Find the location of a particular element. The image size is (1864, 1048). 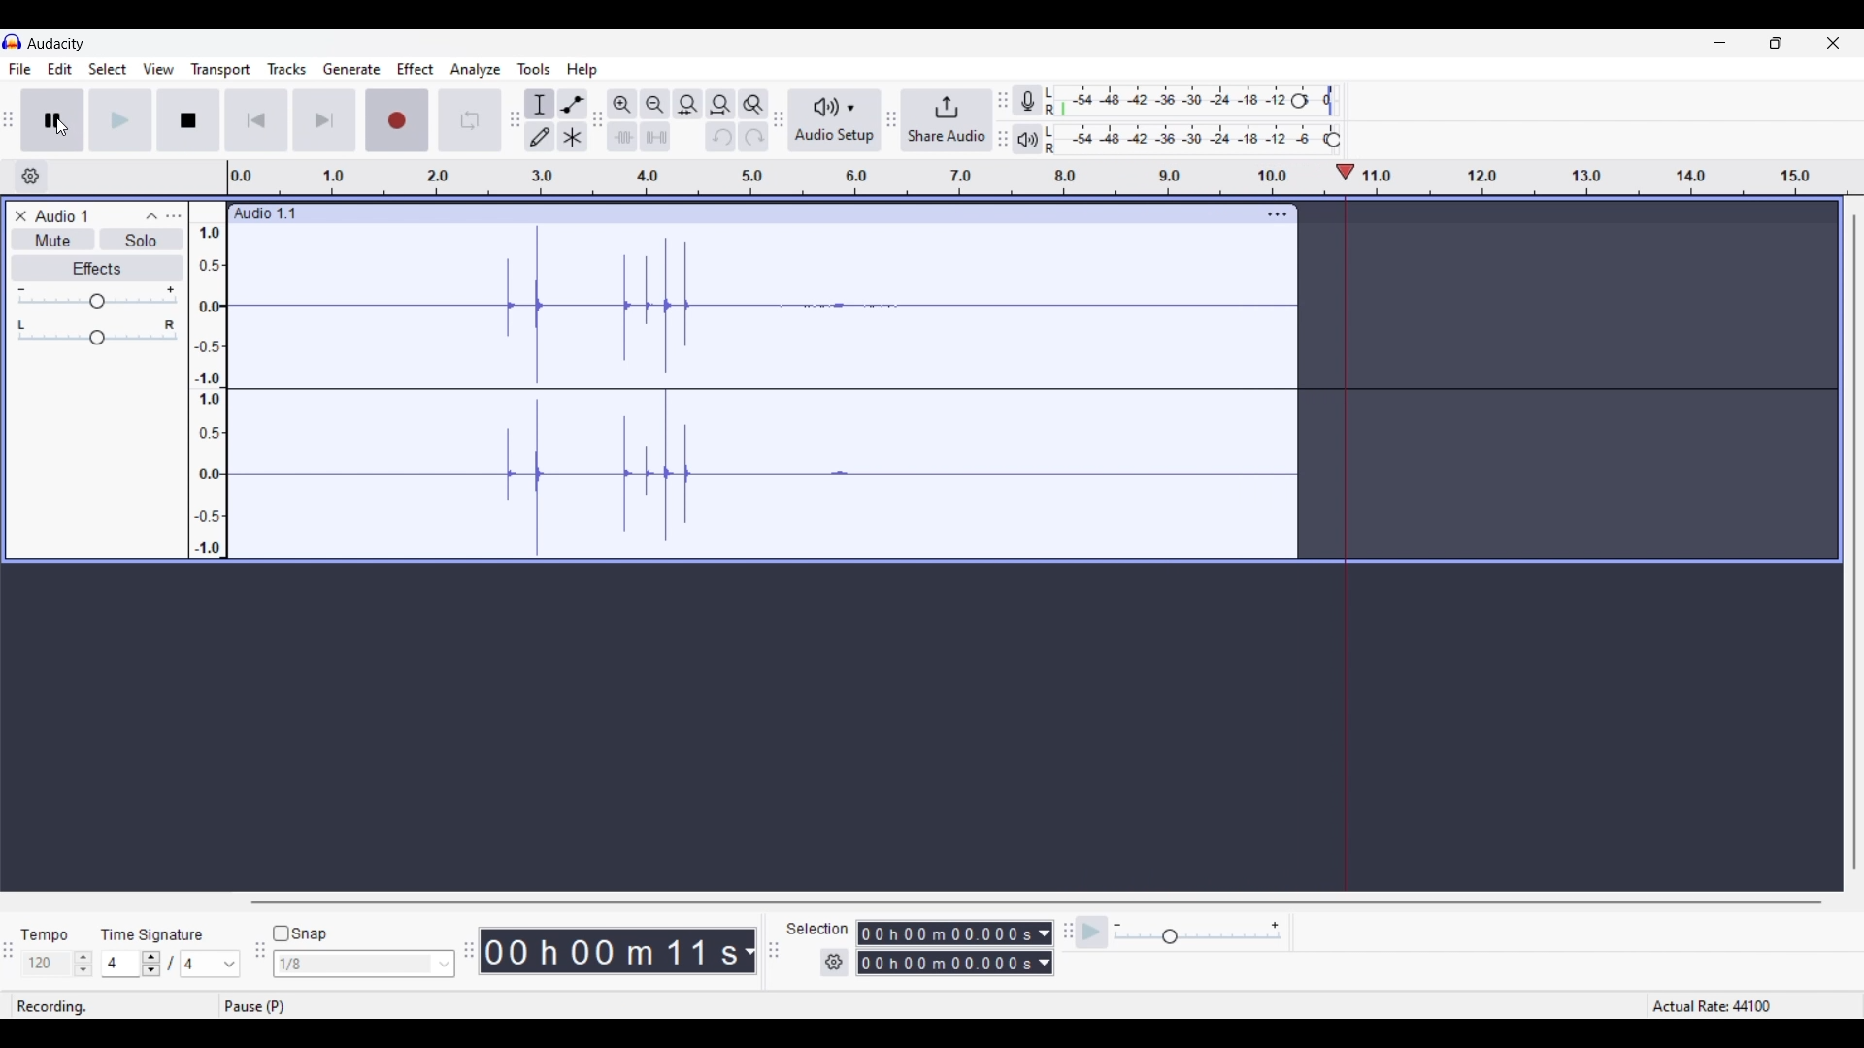

toolbar is located at coordinates (511, 121).